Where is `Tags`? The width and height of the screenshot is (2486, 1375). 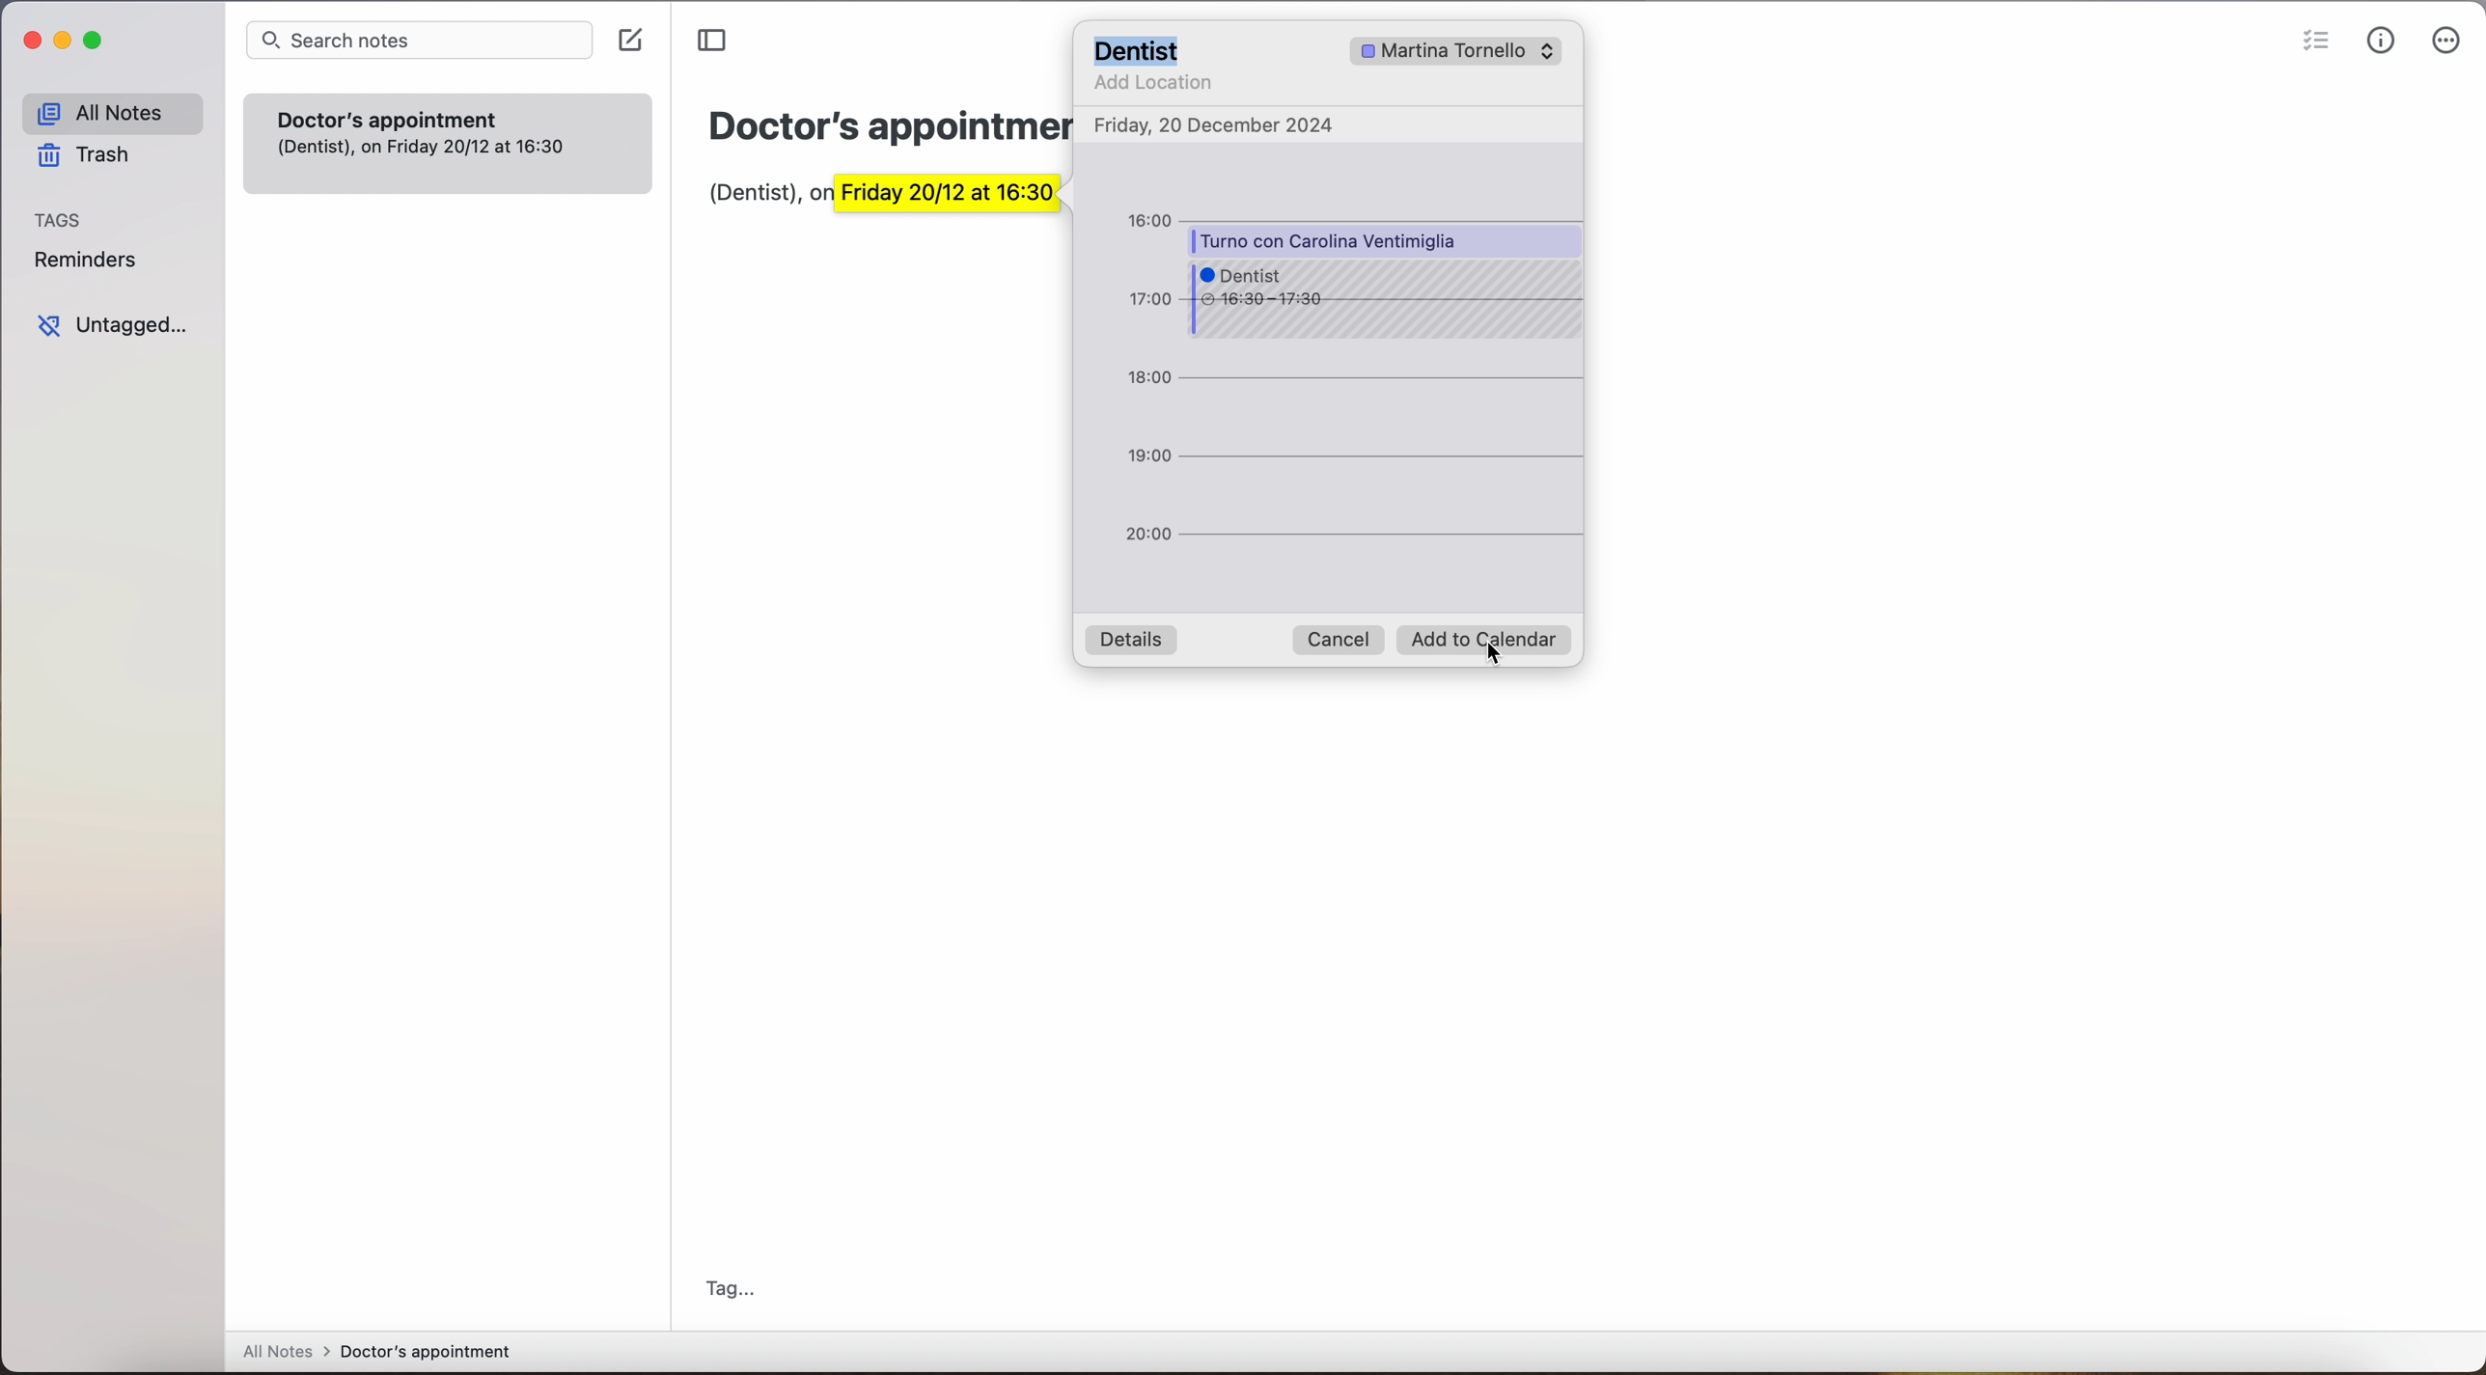
Tags is located at coordinates (61, 220).